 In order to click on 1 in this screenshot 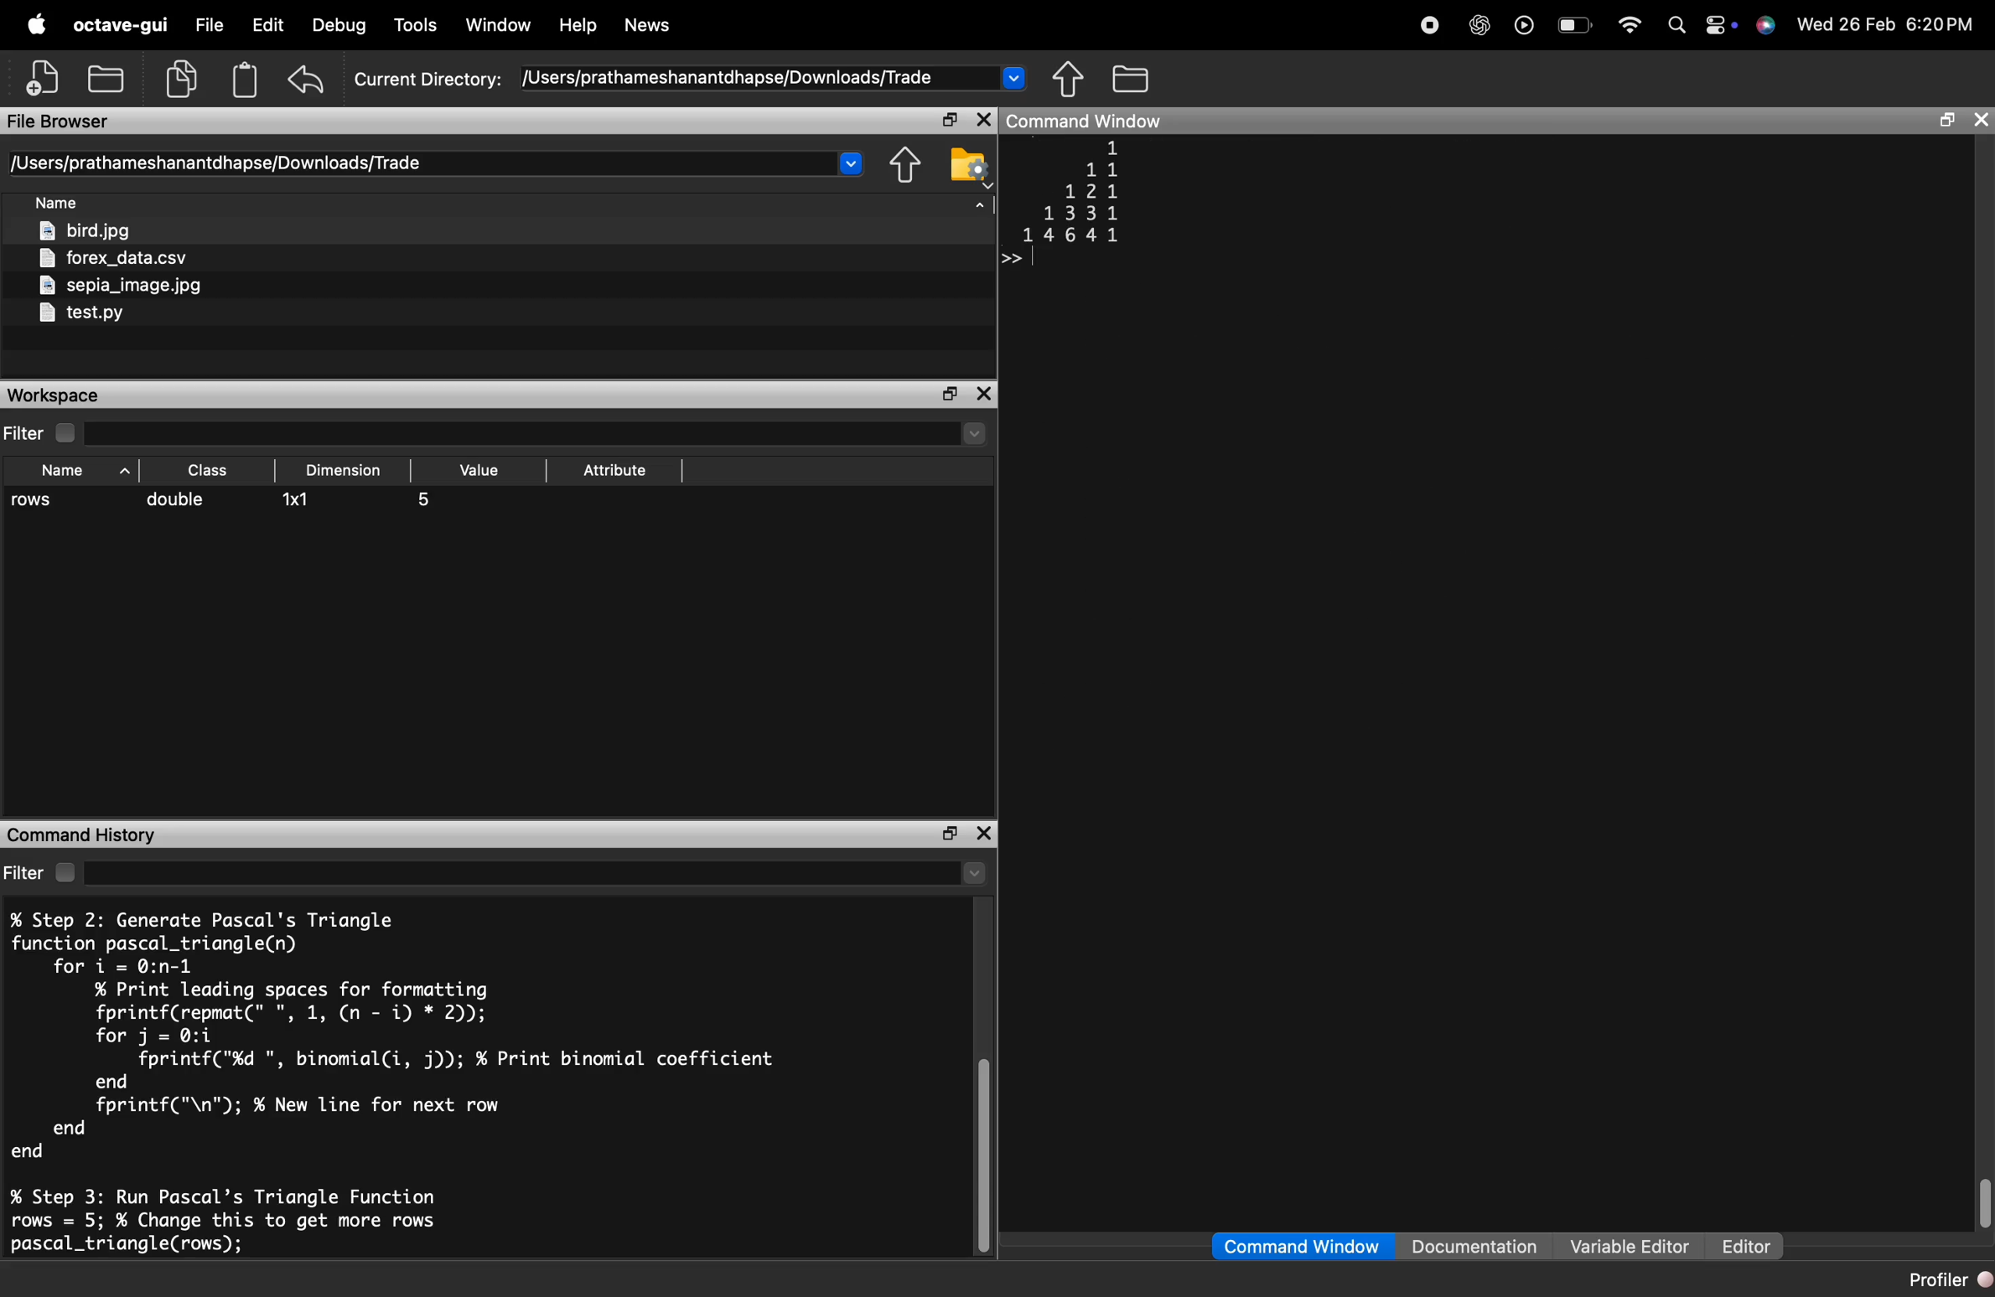, I will do `click(1115, 147)`.